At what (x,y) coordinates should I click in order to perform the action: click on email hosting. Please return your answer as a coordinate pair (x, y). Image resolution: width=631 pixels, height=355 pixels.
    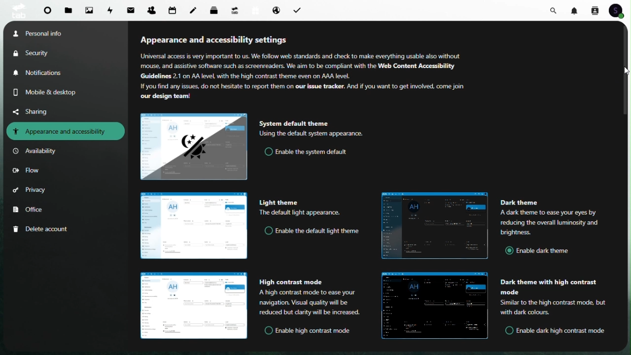
    Looking at the image, I should click on (276, 10).